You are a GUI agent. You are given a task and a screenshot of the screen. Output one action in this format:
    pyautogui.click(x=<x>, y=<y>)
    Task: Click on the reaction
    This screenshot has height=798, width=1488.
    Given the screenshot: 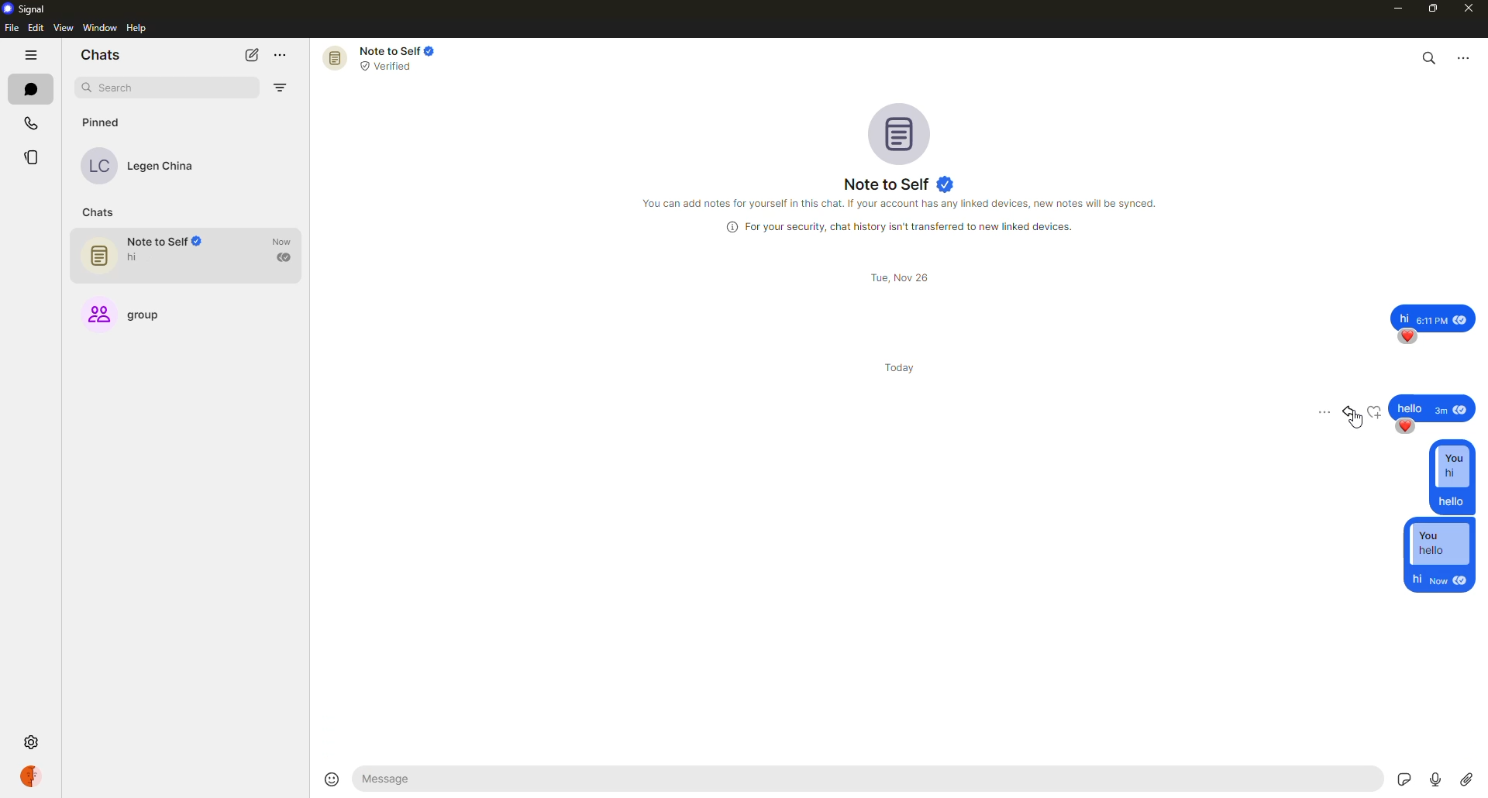 What is the action you would take?
    pyautogui.click(x=1410, y=337)
    